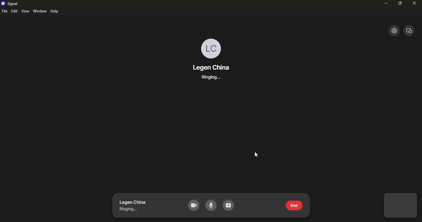  I want to click on cursor, so click(256, 154).